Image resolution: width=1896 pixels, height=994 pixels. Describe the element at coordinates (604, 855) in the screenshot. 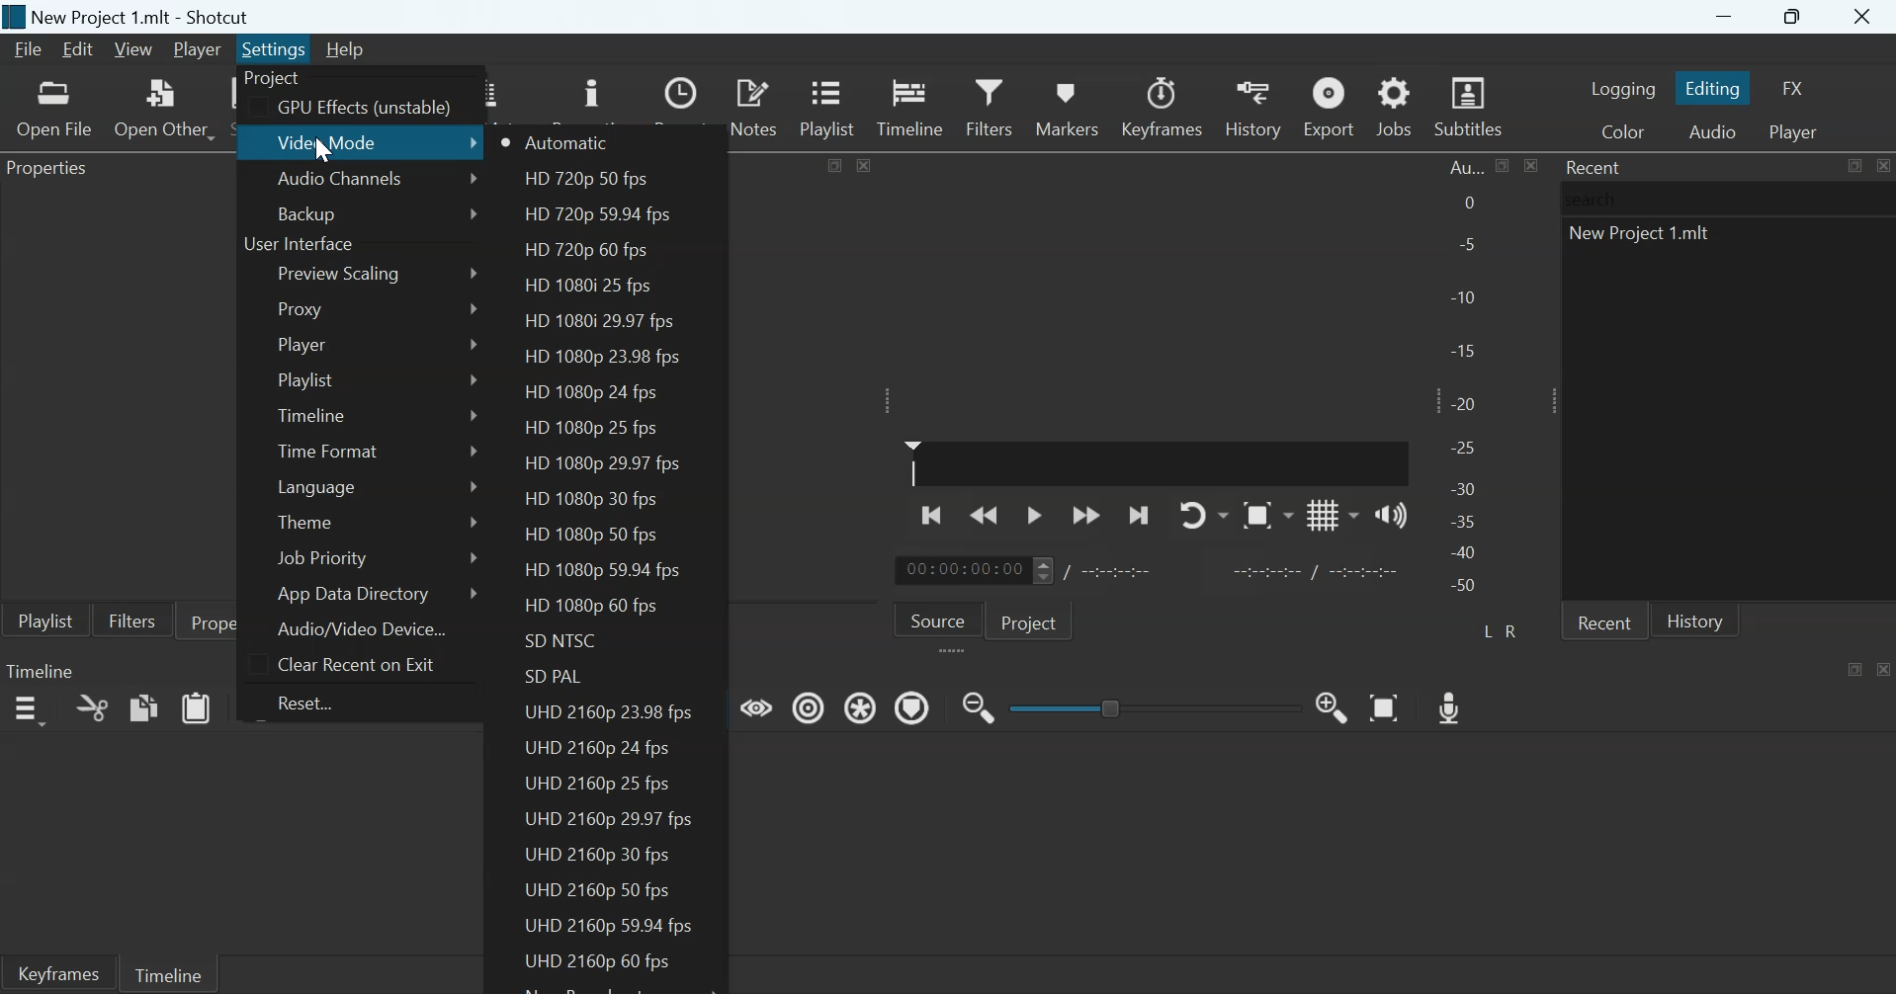

I see `UHD 2160p 30 fps` at that location.